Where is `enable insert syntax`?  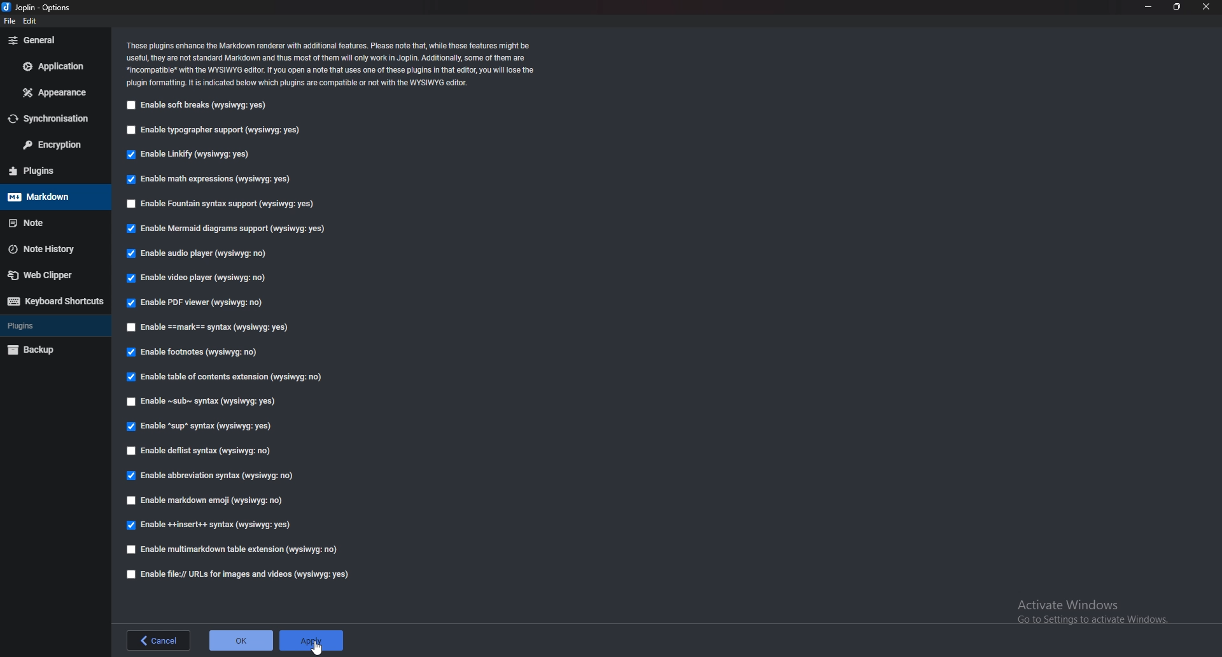
enable insert syntax is located at coordinates (208, 525).